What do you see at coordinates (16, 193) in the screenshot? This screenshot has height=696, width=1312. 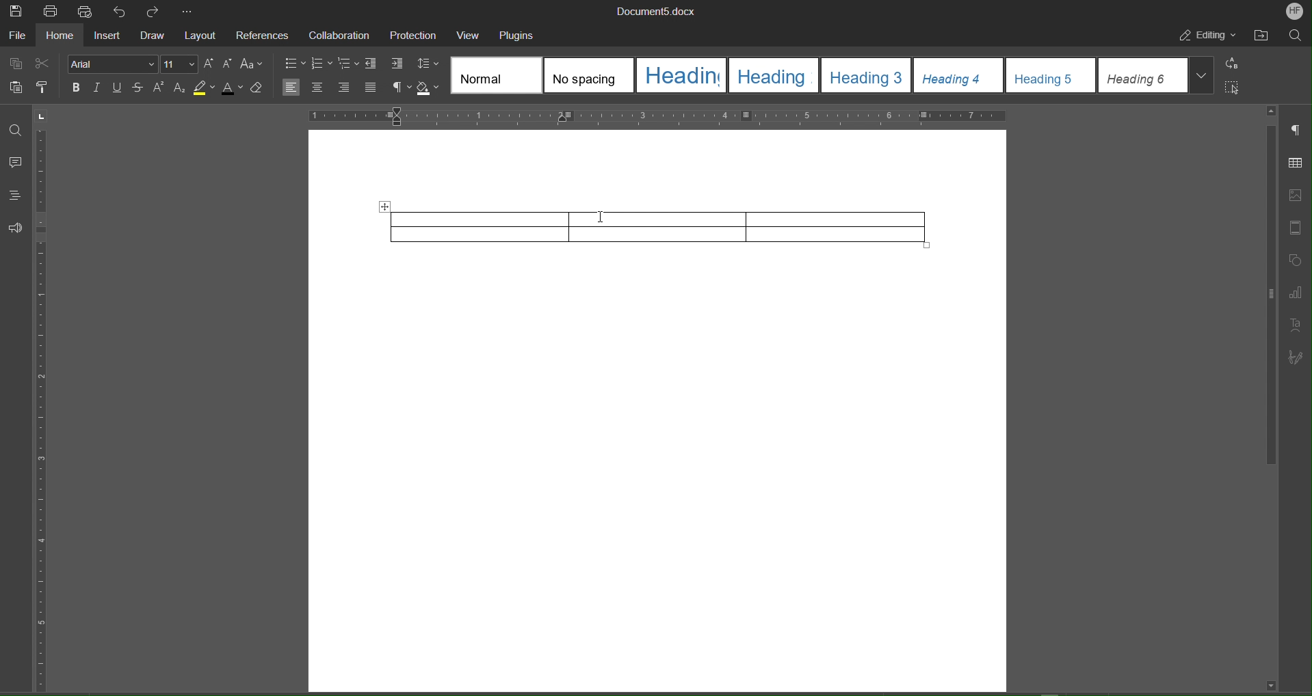 I see `Headings` at bounding box center [16, 193].